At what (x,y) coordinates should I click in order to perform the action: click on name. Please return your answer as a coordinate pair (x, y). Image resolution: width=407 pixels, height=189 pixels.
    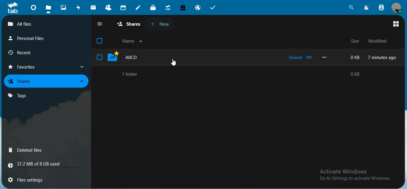
    Looking at the image, I should click on (134, 41).